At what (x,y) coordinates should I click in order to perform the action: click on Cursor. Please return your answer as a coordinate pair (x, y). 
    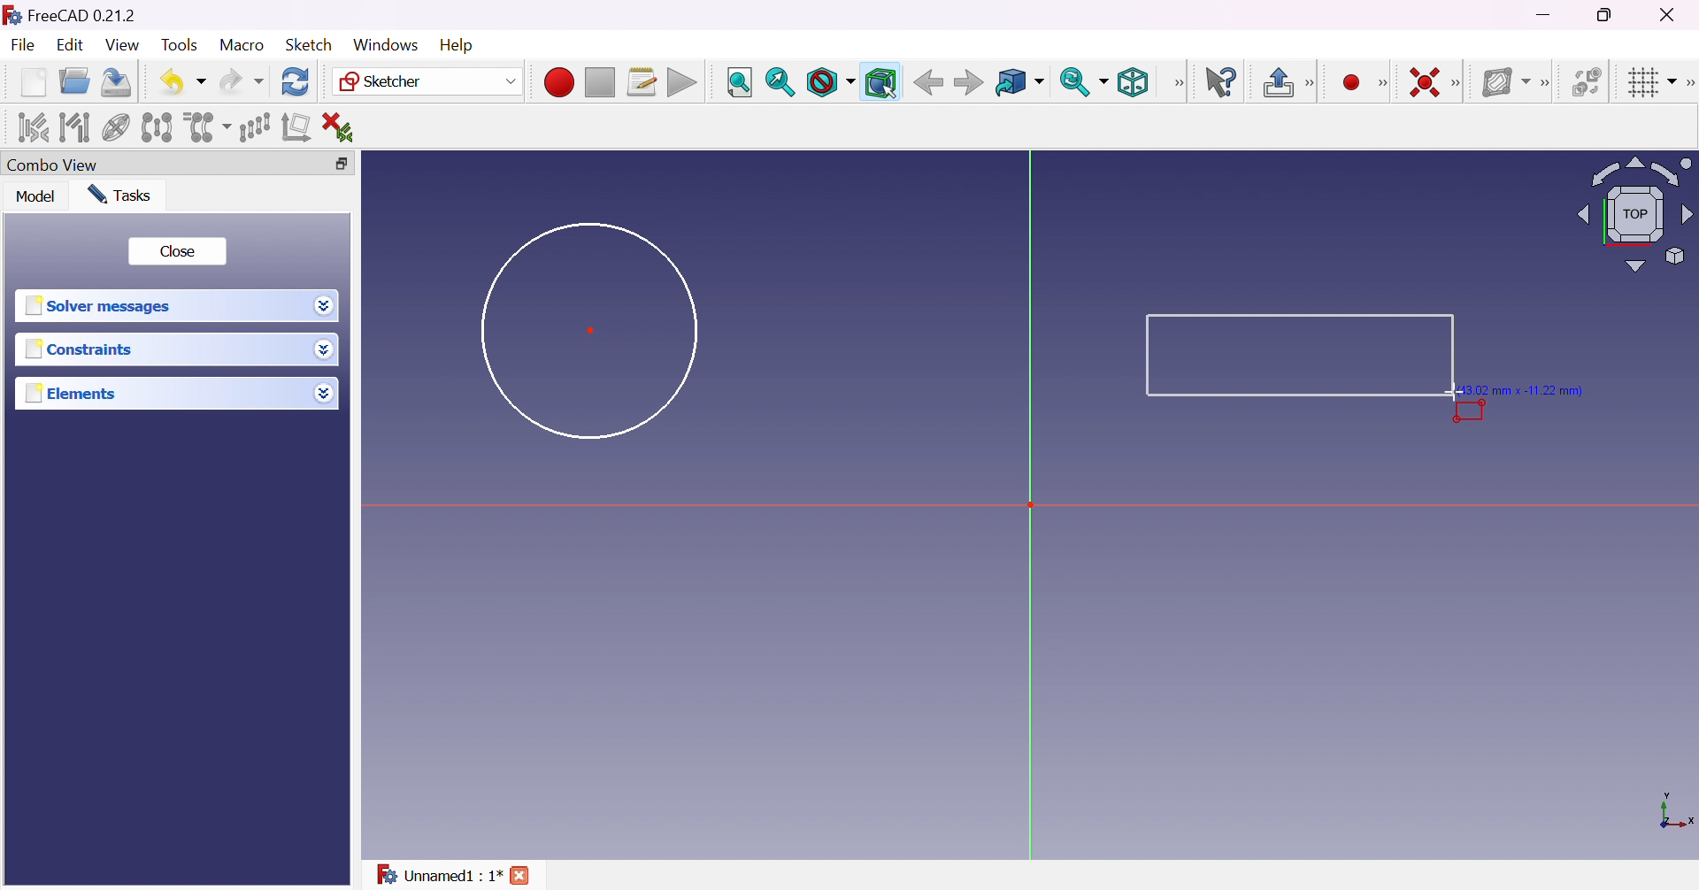
    Looking at the image, I should click on (1464, 393).